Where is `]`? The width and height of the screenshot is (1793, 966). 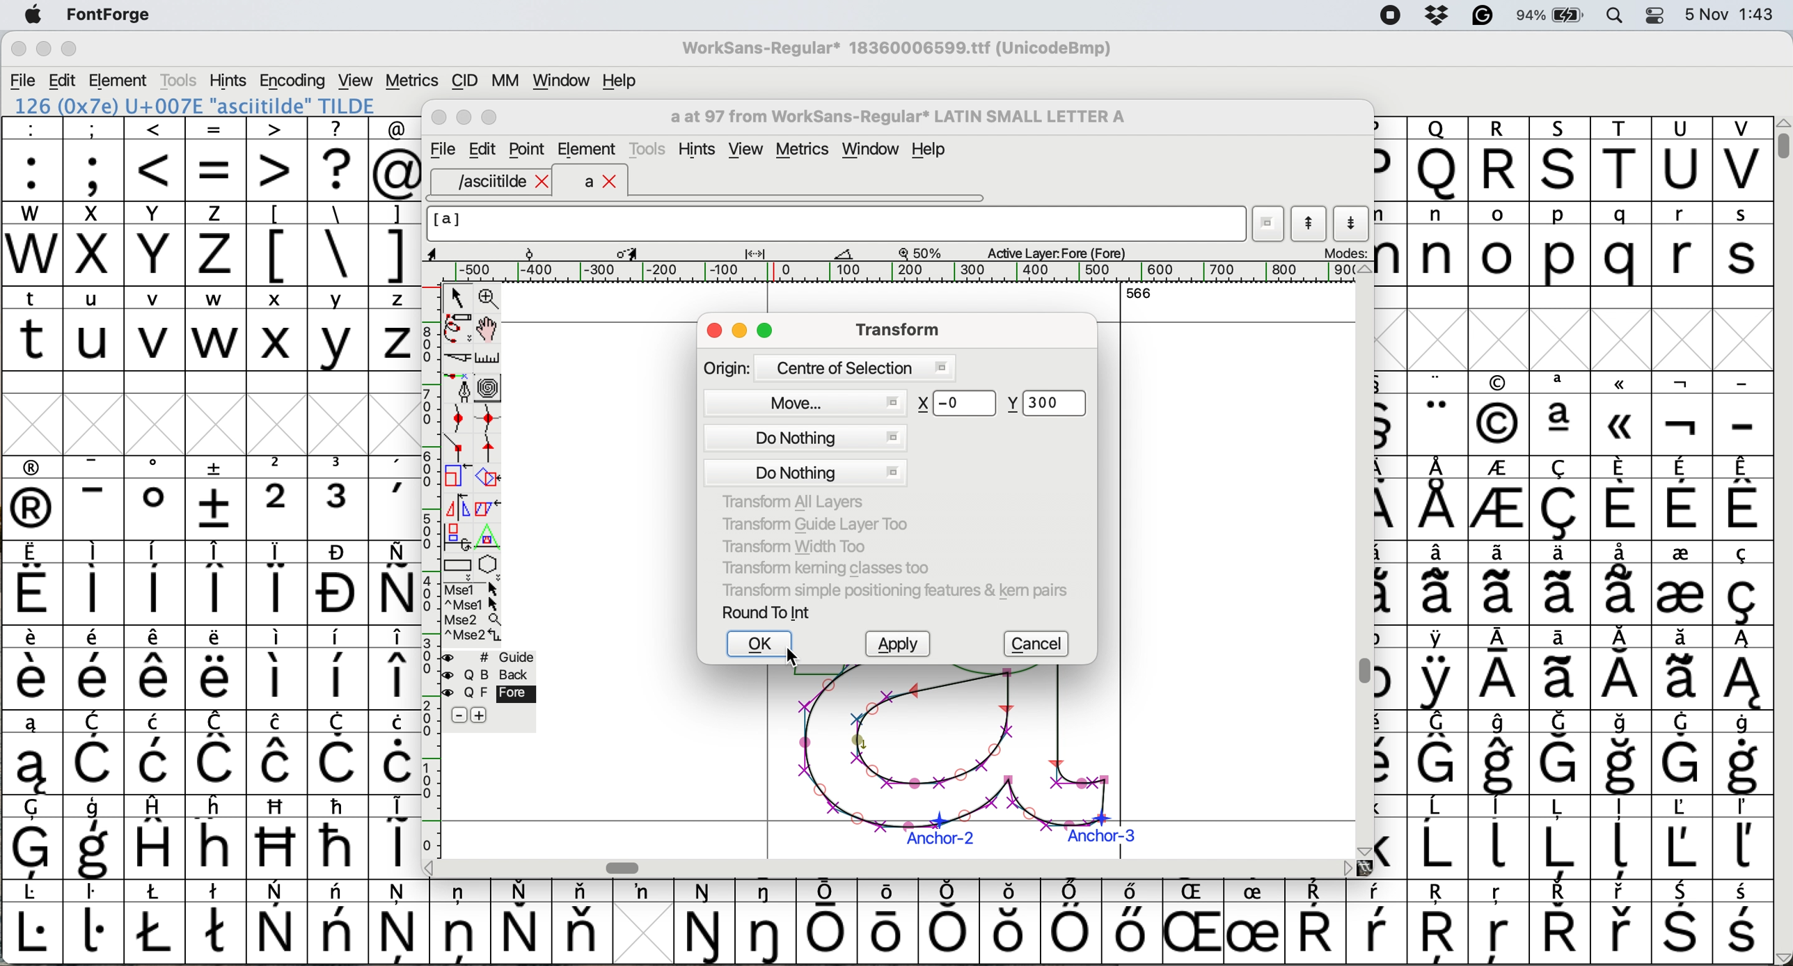
] is located at coordinates (394, 241).